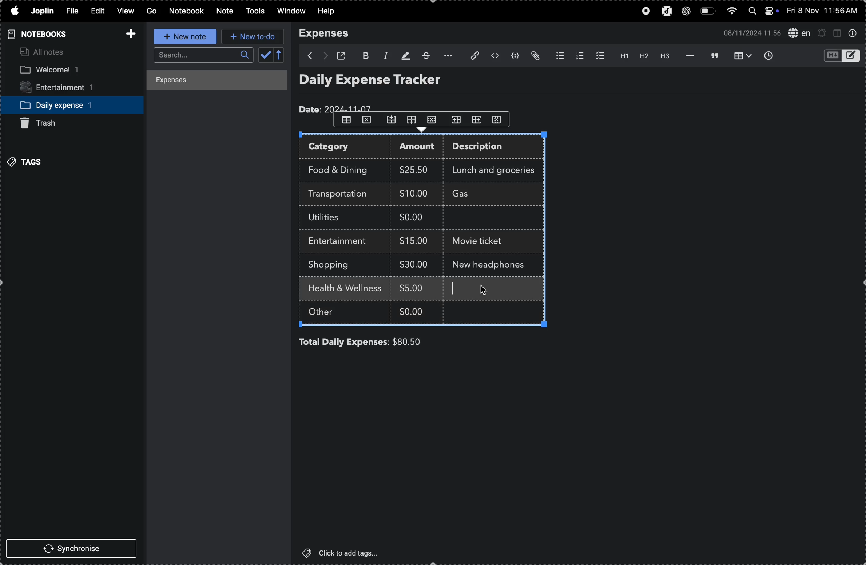 This screenshot has width=866, height=565. What do you see at coordinates (253, 37) in the screenshot?
I see `new to do` at bounding box center [253, 37].